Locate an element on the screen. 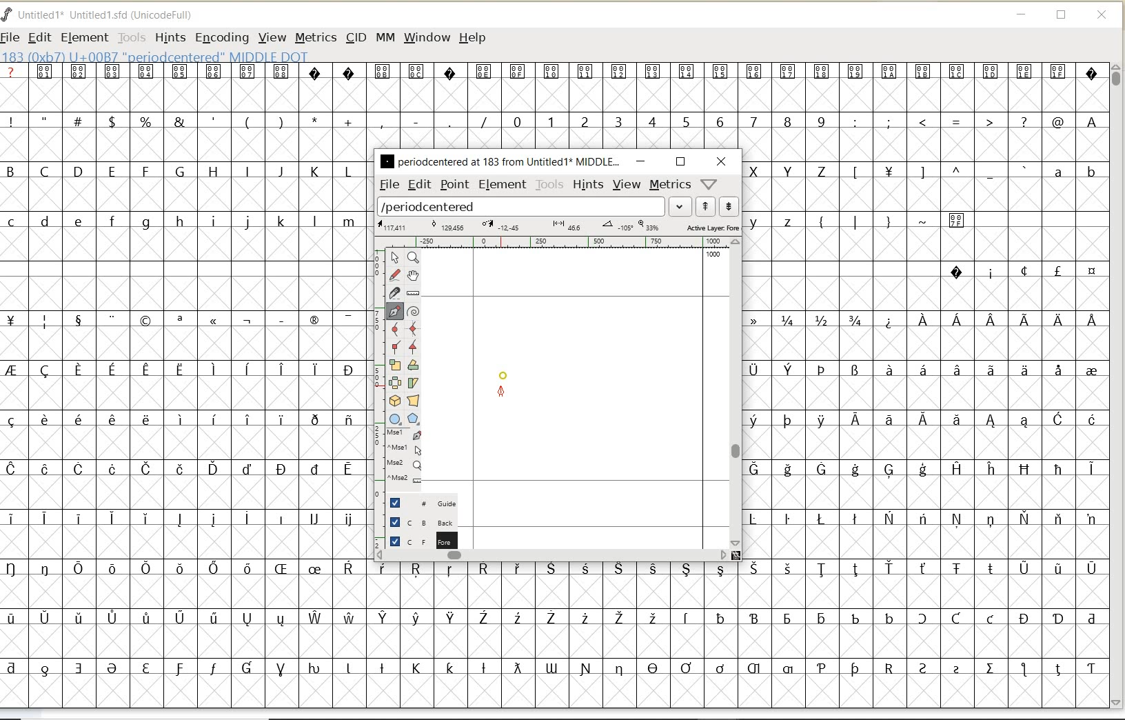 This screenshot has height=720, width=1125. VIEW is located at coordinates (272, 38).